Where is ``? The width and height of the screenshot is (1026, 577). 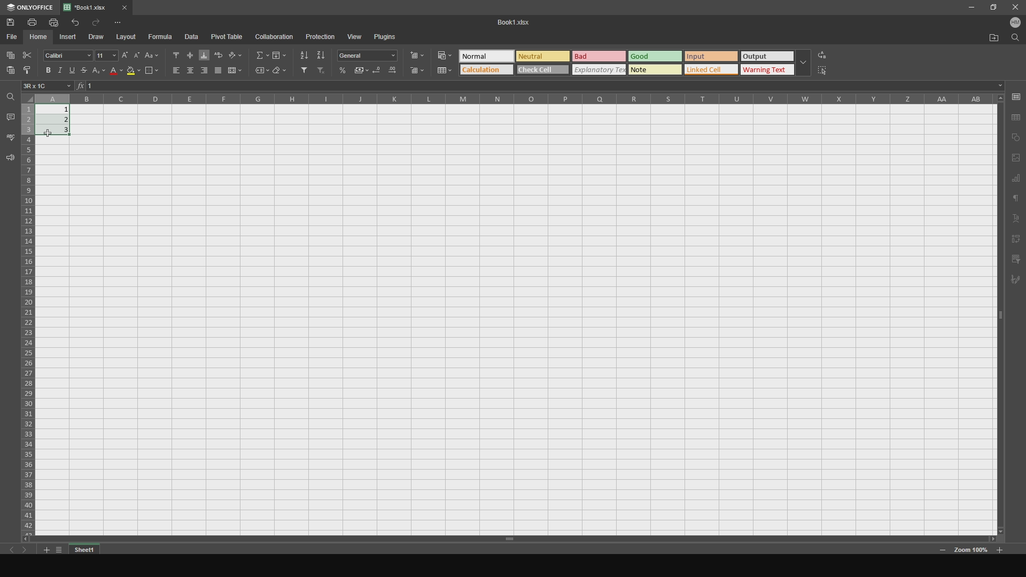  is located at coordinates (392, 72).